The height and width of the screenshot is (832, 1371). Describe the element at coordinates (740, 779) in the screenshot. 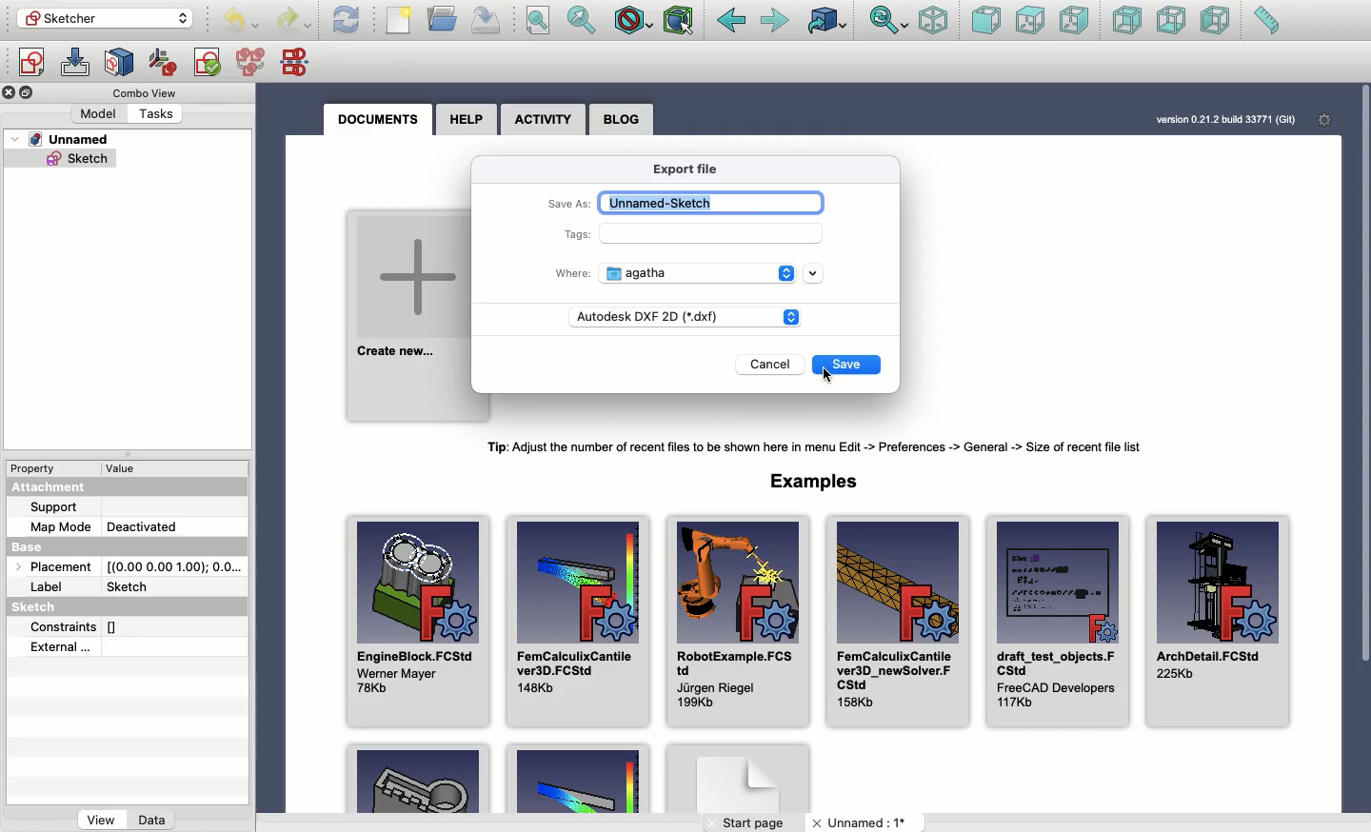

I see `Example 3` at that location.